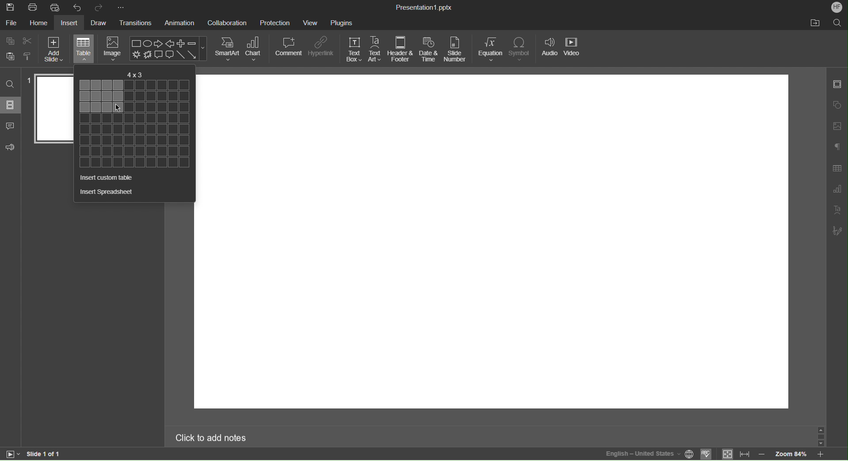  What do you see at coordinates (255, 49) in the screenshot?
I see `Chart` at bounding box center [255, 49].